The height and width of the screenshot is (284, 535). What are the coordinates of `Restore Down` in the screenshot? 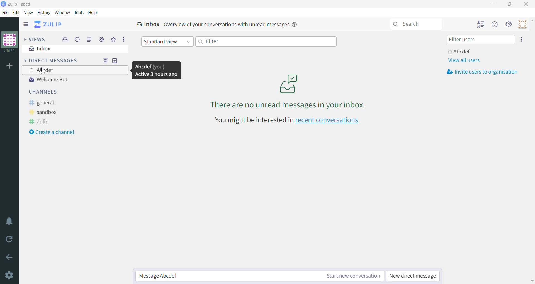 It's located at (510, 4).